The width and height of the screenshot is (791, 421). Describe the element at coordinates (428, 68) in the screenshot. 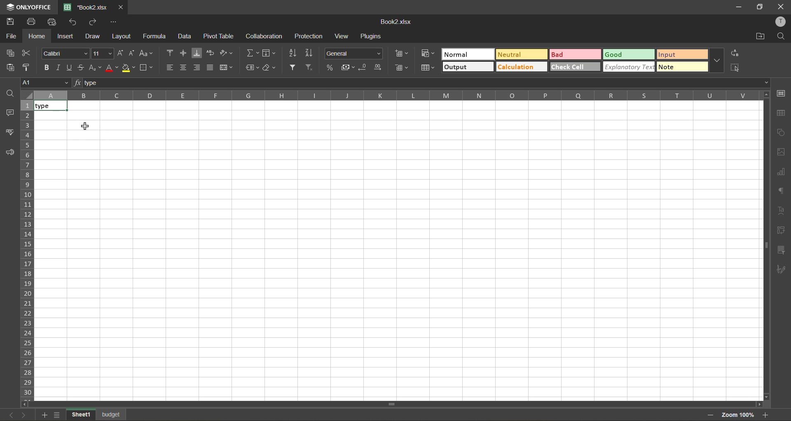

I see `format as table` at that location.